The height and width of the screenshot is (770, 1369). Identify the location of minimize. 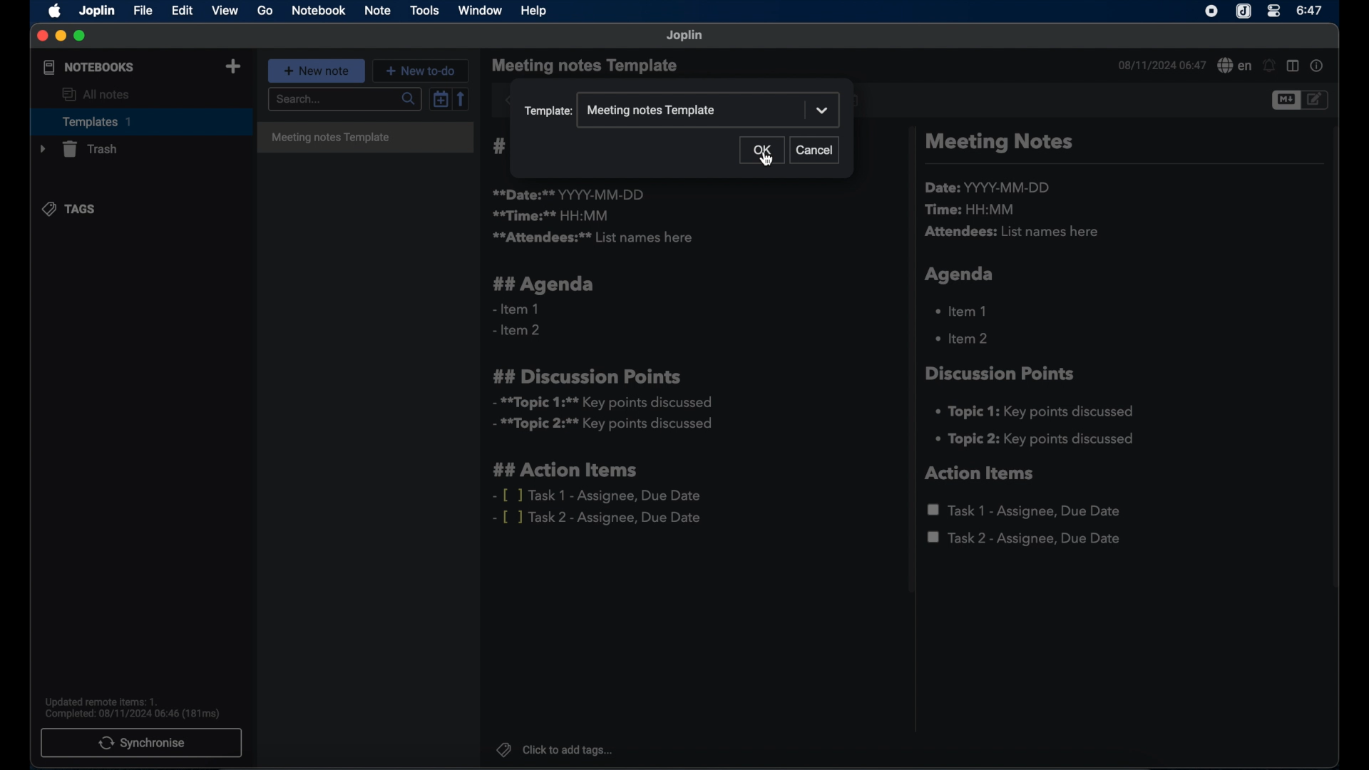
(60, 36).